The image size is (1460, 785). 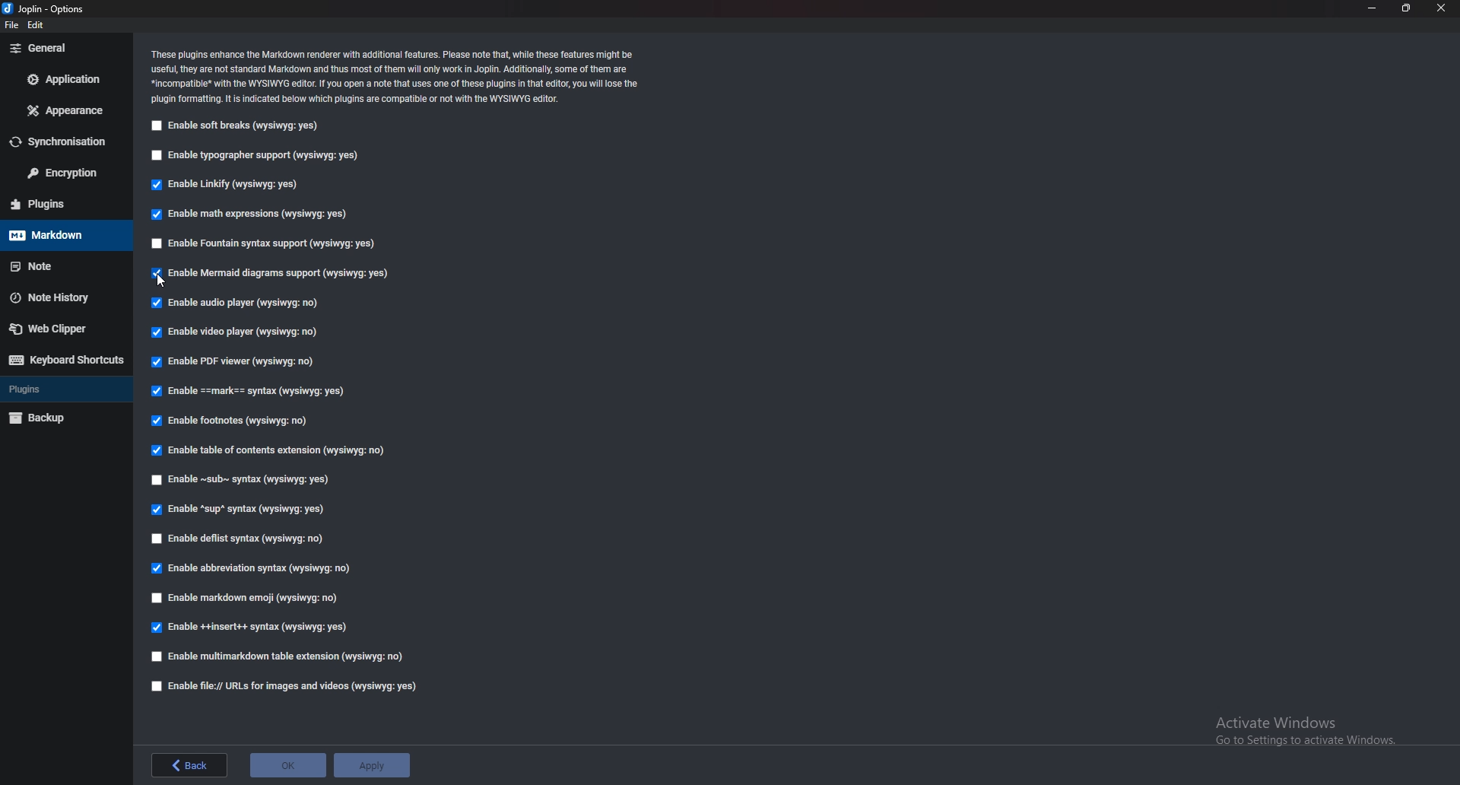 What do you see at coordinates (237, 302) in the screenshot?
I see `Enable audio player` at bounding box center [237, 302].